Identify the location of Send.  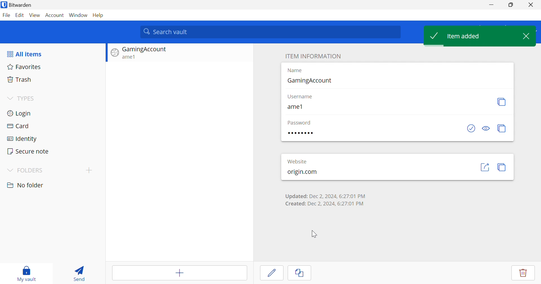
(79, 273).